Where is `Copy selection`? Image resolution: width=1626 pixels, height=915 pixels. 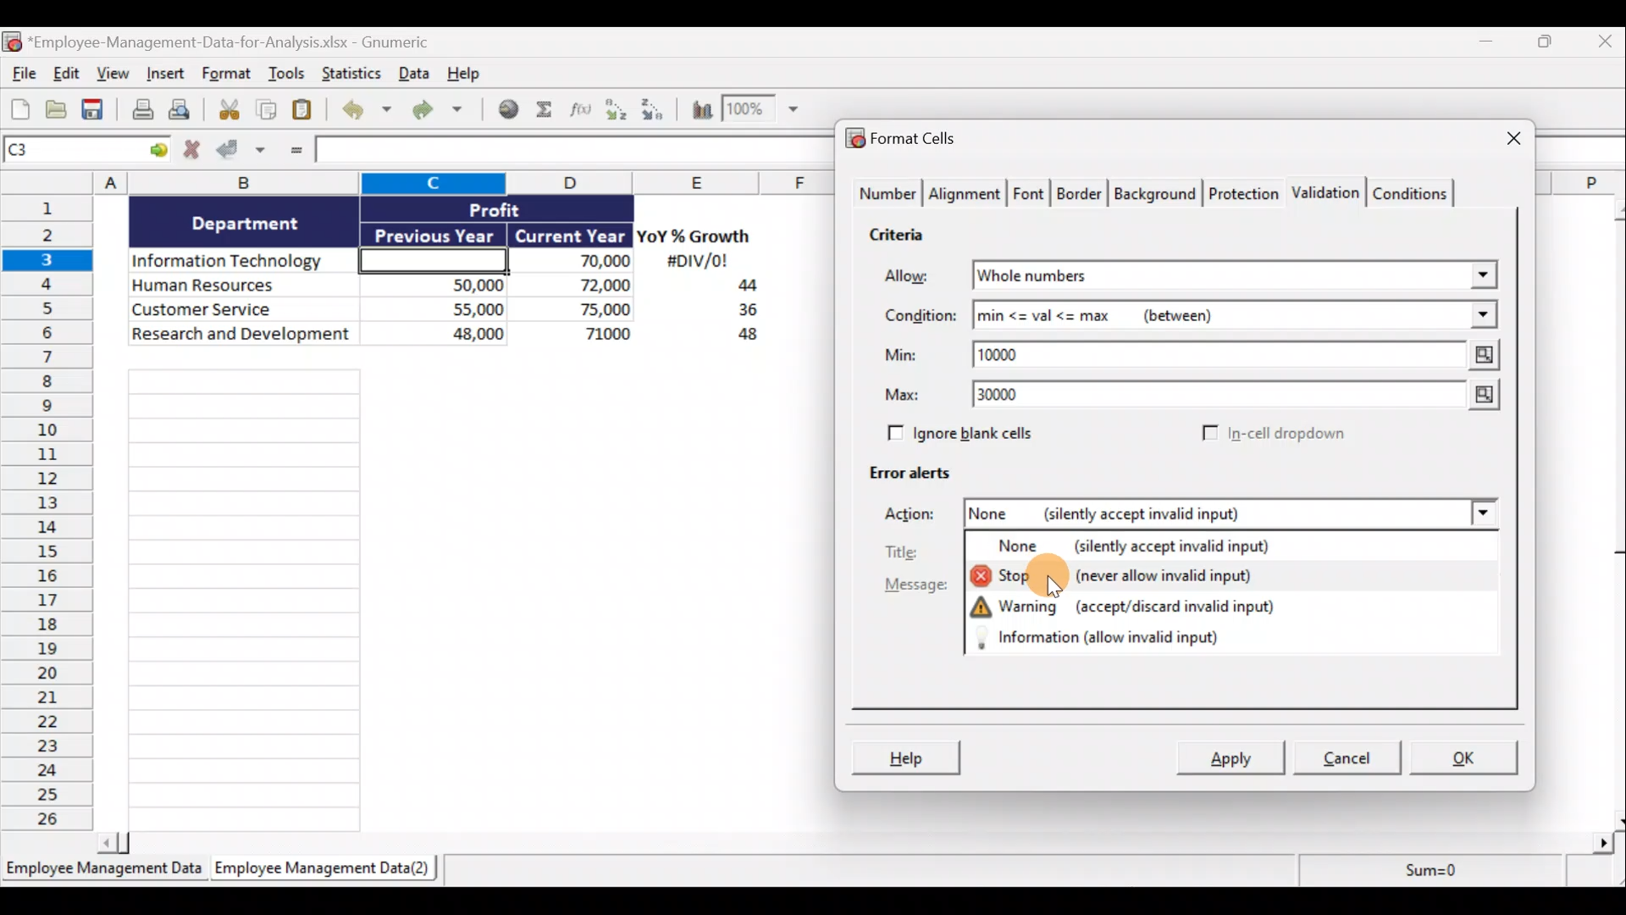
Copy selection is located at coordinates (267, 110).